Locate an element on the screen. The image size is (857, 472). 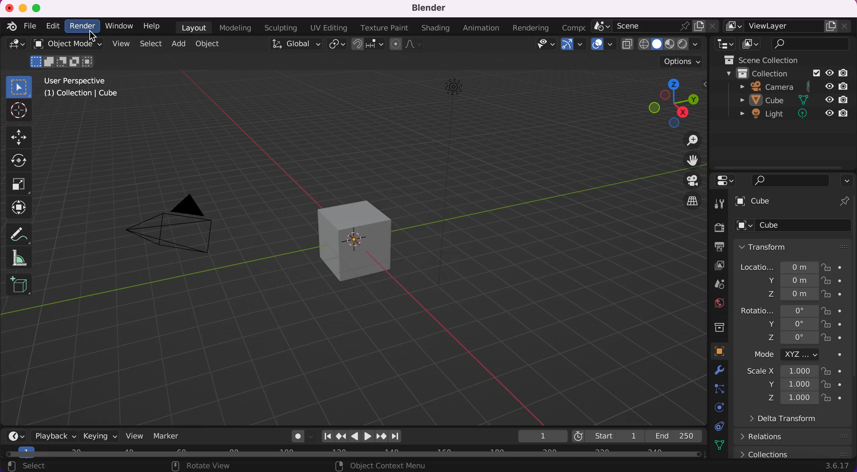
lock is located at coordinates (832, 371).